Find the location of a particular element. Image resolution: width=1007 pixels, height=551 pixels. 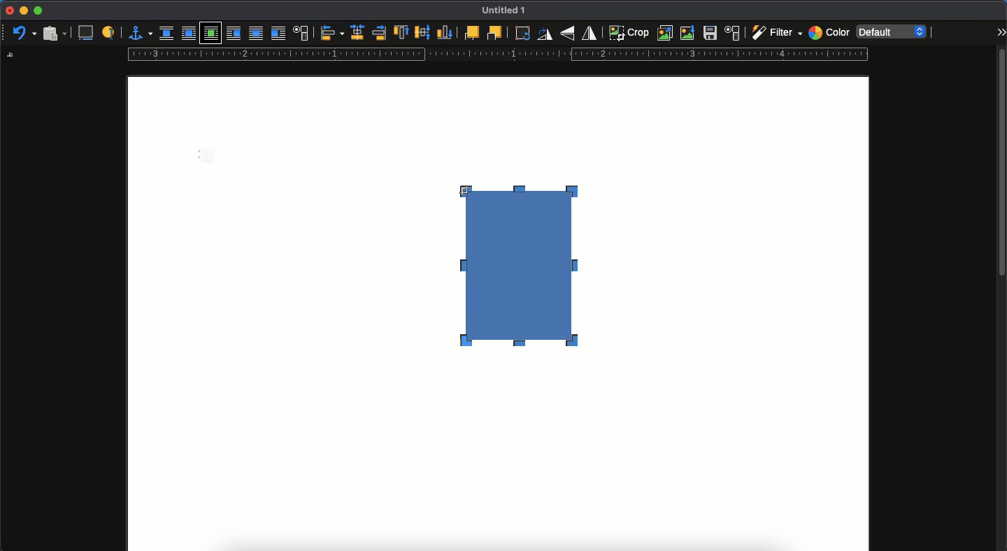

guide is located at coordinates (497, 56).